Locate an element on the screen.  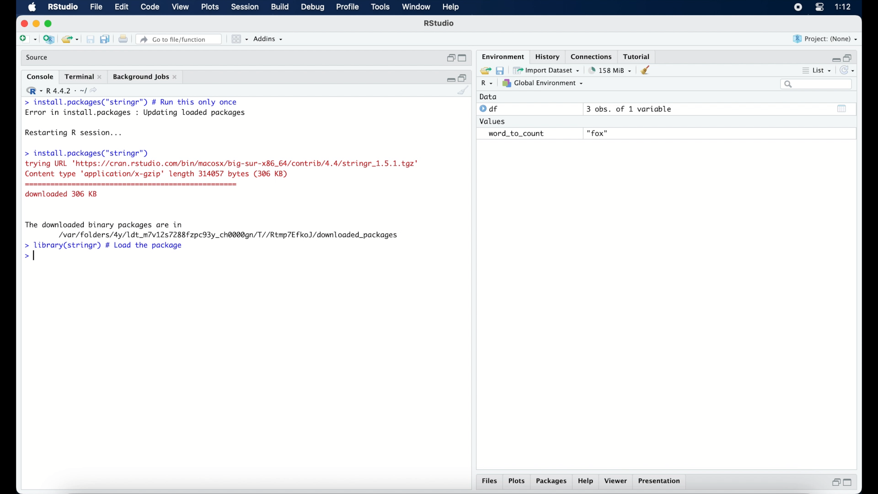
R Studio is located at coordinates (62, 7).